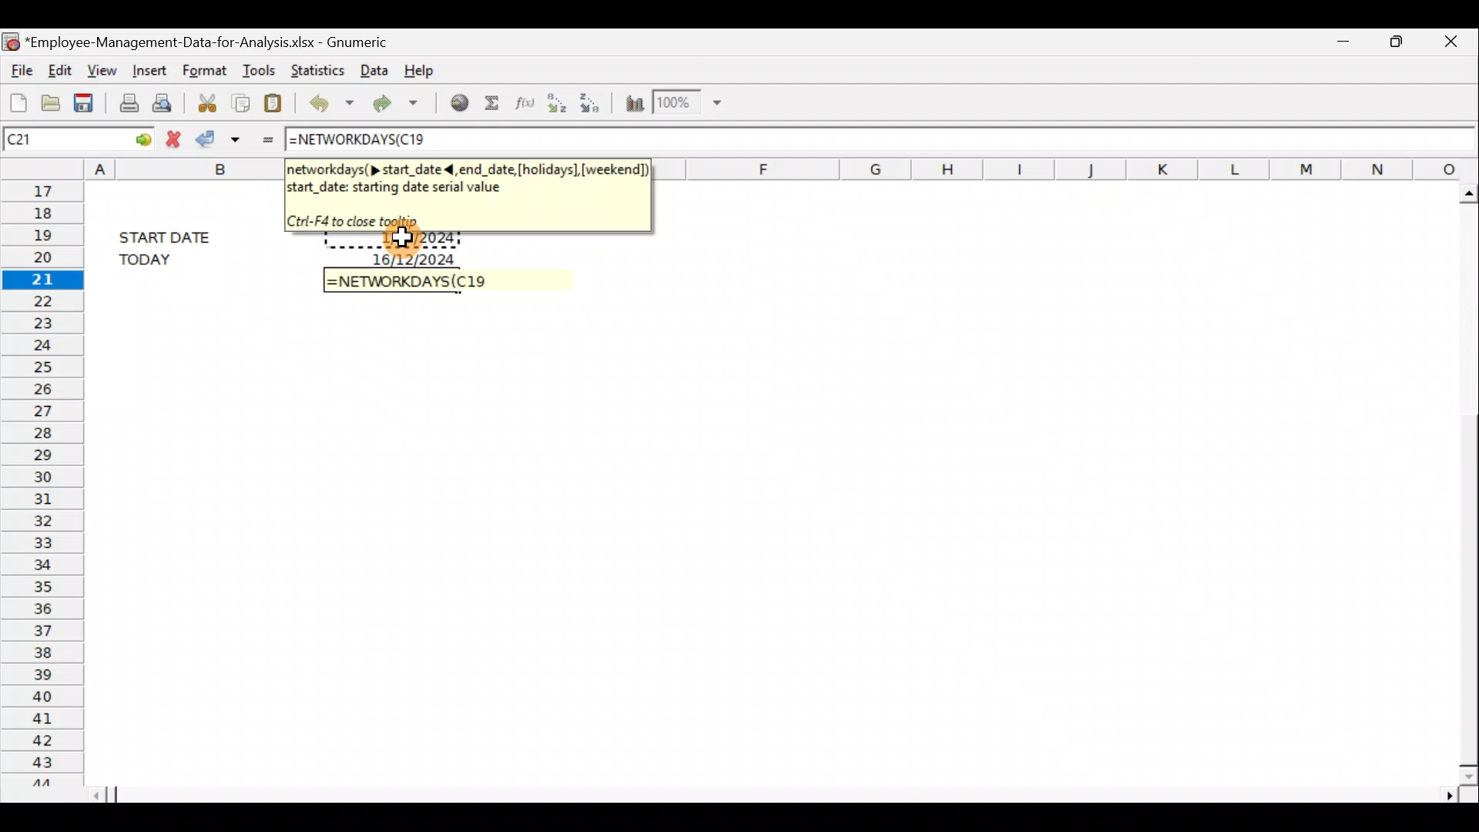 The height and width of the screenshot is (832, 1479). Describe the element at coordinates (410, 239) in the screenshot. I see `Cursor` at that location.